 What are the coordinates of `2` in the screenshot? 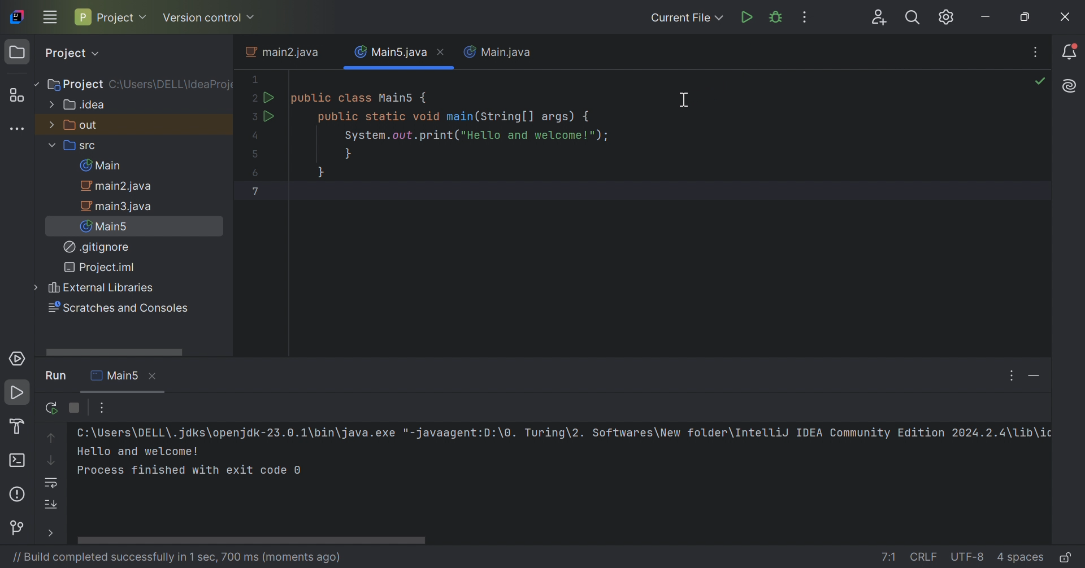 It's located at (254, 98).